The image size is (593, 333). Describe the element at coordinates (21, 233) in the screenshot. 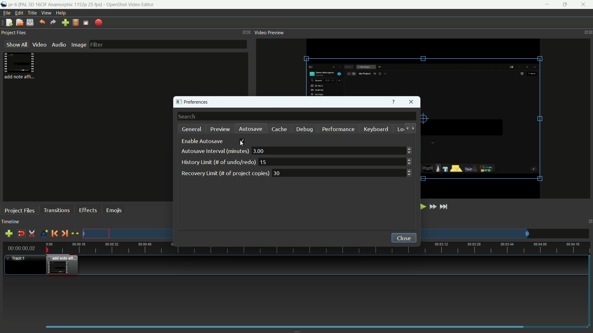

I see `disable snap` at that location.